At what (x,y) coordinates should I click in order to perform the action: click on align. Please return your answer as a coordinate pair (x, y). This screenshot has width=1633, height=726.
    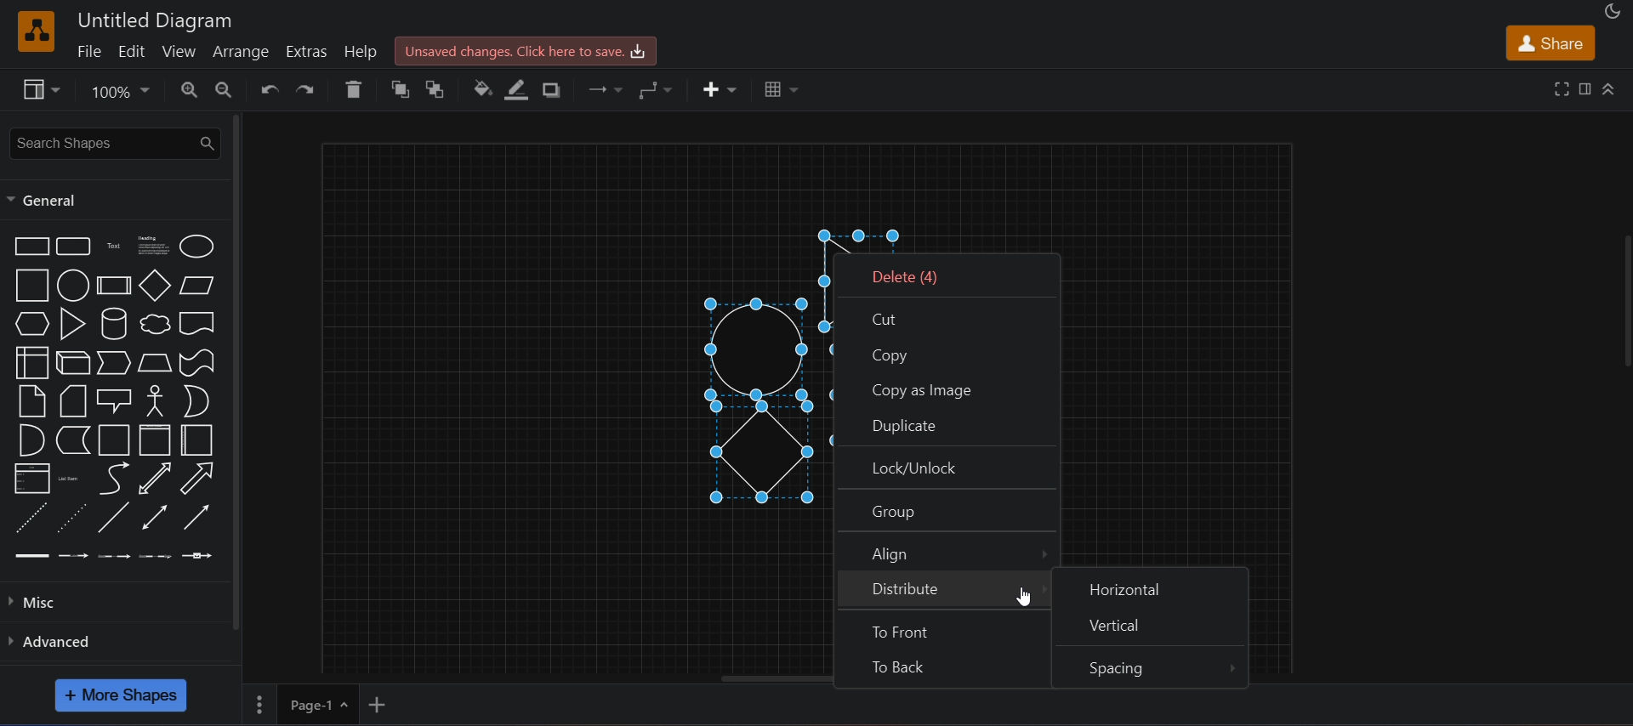
    Looking at the image, I should click on (949, 551).